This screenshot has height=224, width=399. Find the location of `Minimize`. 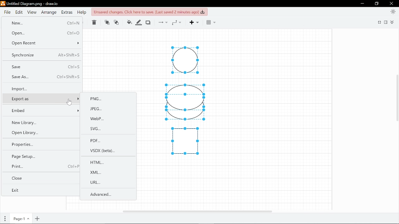

Minimize is located at coordinates (362, 4).